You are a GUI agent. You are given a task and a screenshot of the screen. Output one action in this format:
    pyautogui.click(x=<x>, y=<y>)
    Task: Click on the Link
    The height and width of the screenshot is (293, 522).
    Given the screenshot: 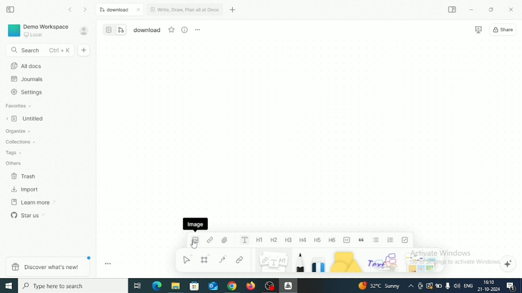 What is the action you would take?
    pyautogui.click(x=210, y=240)
    